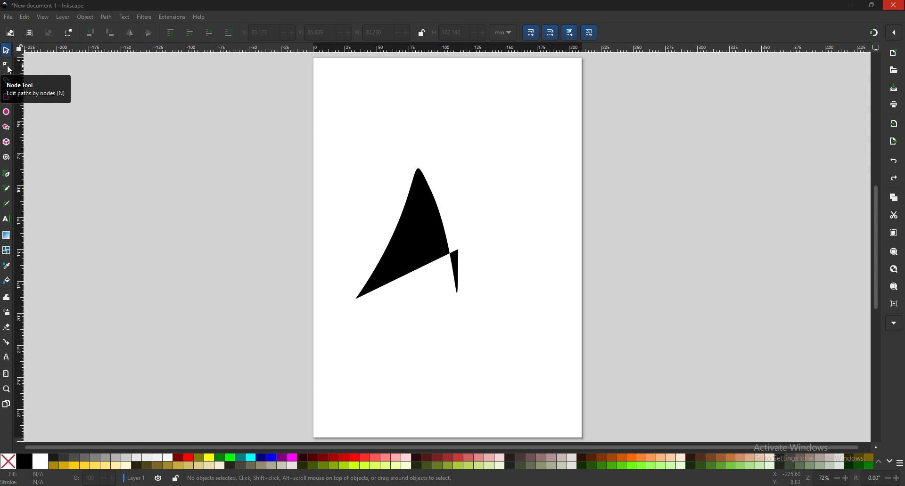 Image resolution: width=905 pixels, height=486 pixels. I want to click on zoom, so click(7, 389).